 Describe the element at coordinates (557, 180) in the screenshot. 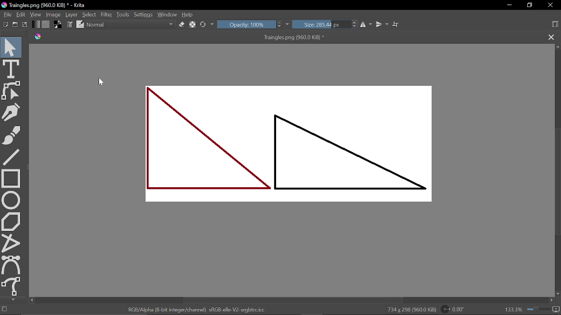

I see `Vertical scrollbar` at that location.